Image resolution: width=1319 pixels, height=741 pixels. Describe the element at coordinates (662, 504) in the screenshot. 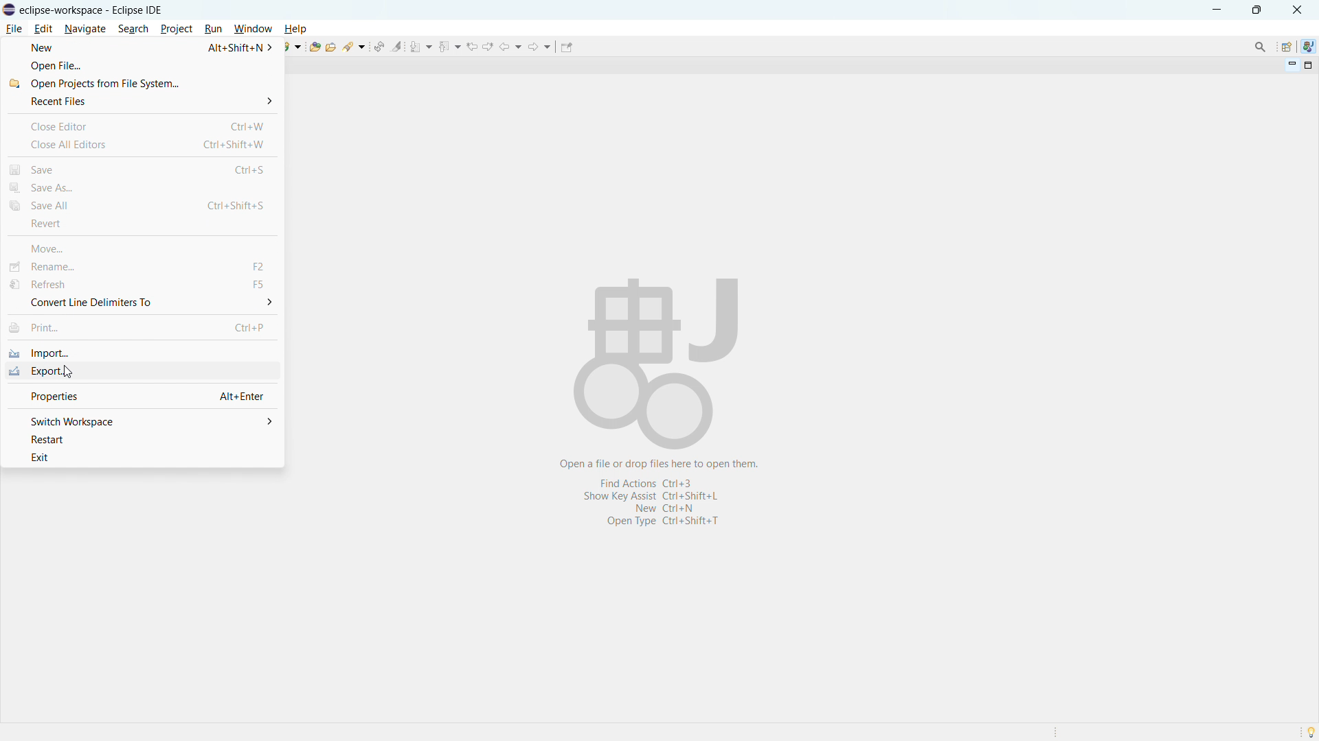

I see `Shortcuts` at that location.